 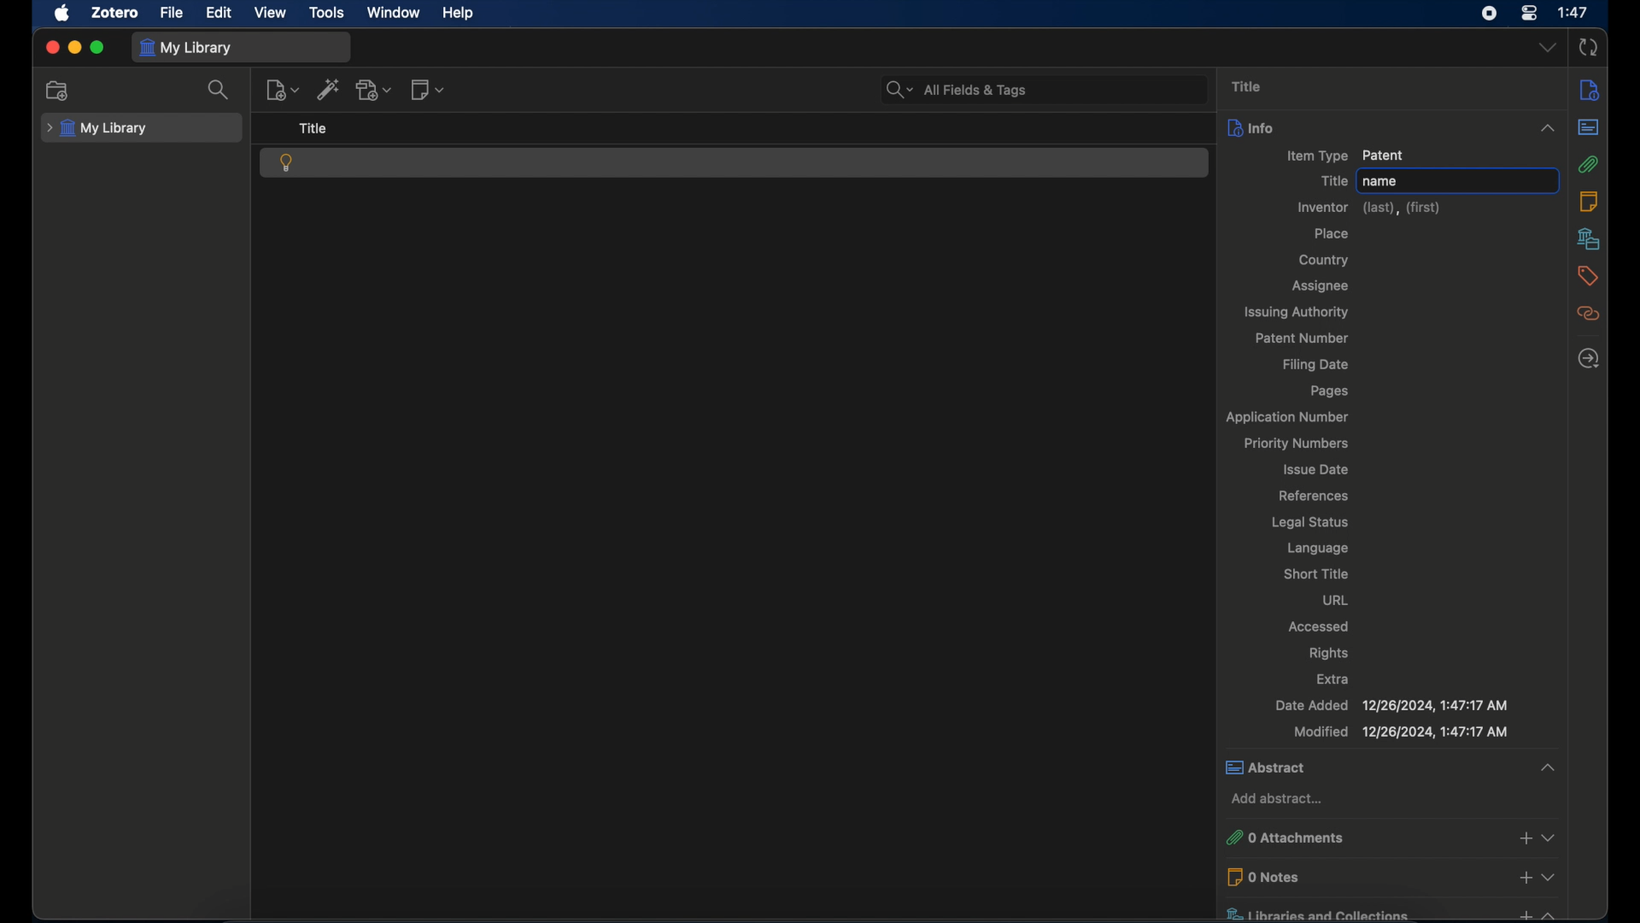 I want to click on Collapse or expand , so click(x=1551, y=876).